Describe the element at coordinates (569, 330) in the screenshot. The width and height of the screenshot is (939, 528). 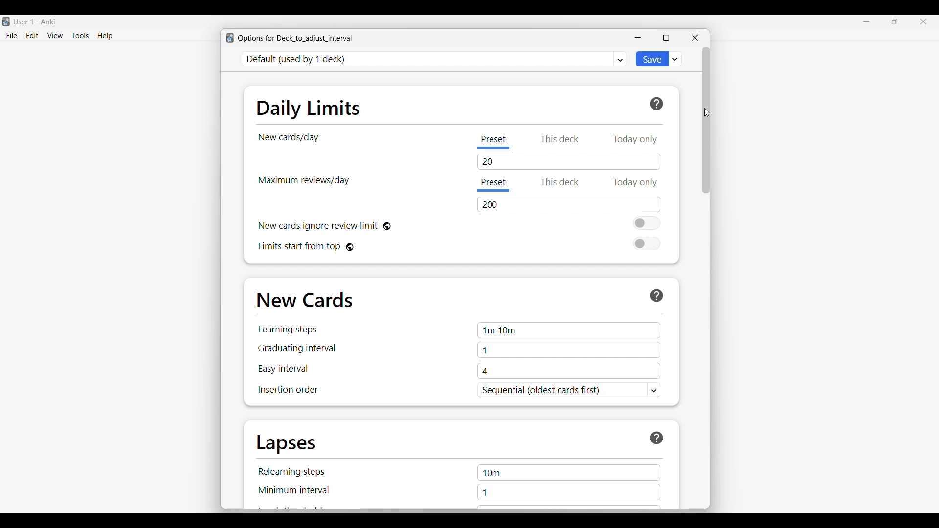
I see `1m 10m` at that location.